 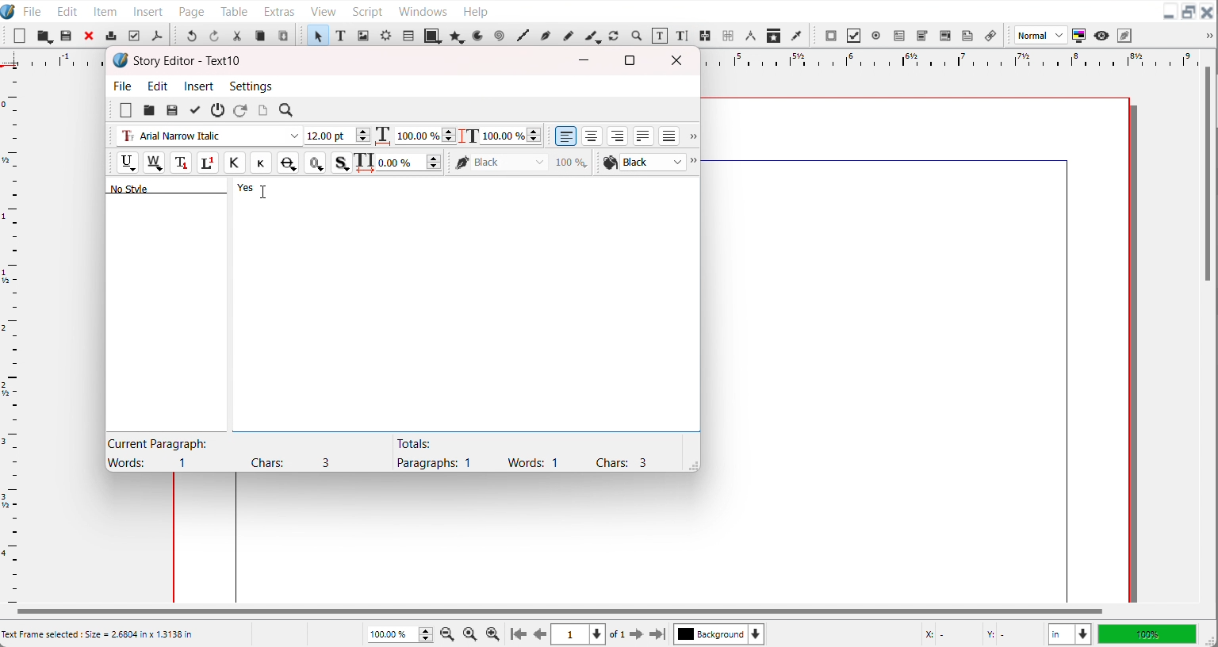 I want to click on Freehand line, so click(x=567, y=35).